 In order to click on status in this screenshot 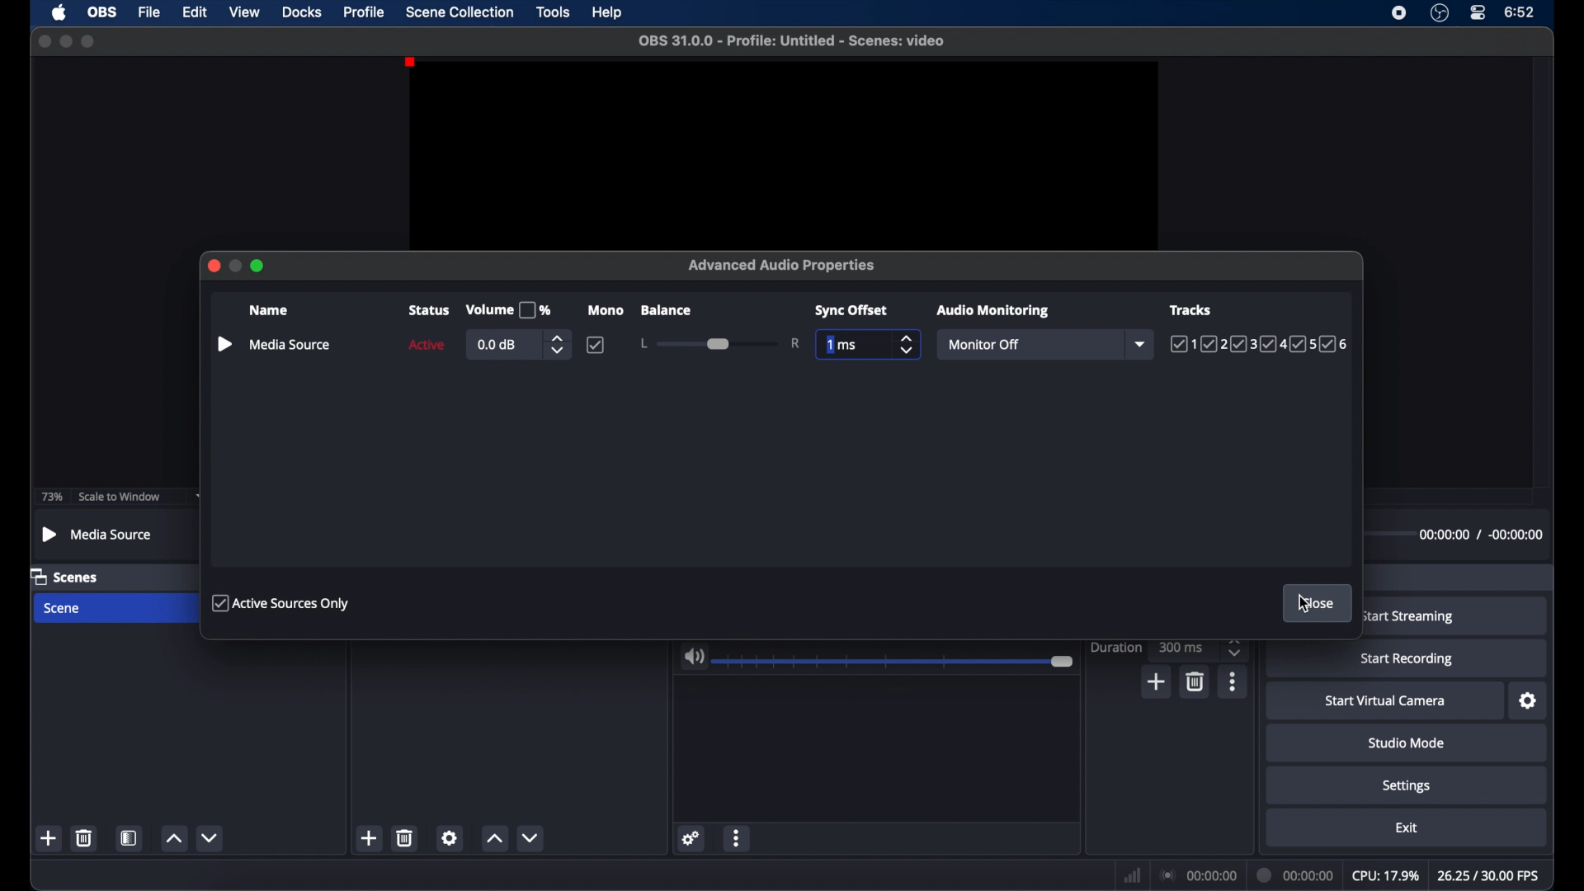, I will do `click(429, 309)`.